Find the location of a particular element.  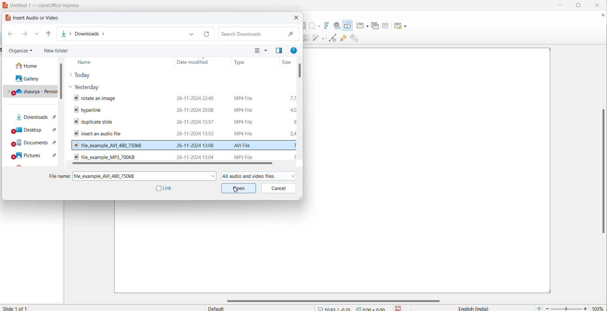

back is located at coordinates (11, 35).